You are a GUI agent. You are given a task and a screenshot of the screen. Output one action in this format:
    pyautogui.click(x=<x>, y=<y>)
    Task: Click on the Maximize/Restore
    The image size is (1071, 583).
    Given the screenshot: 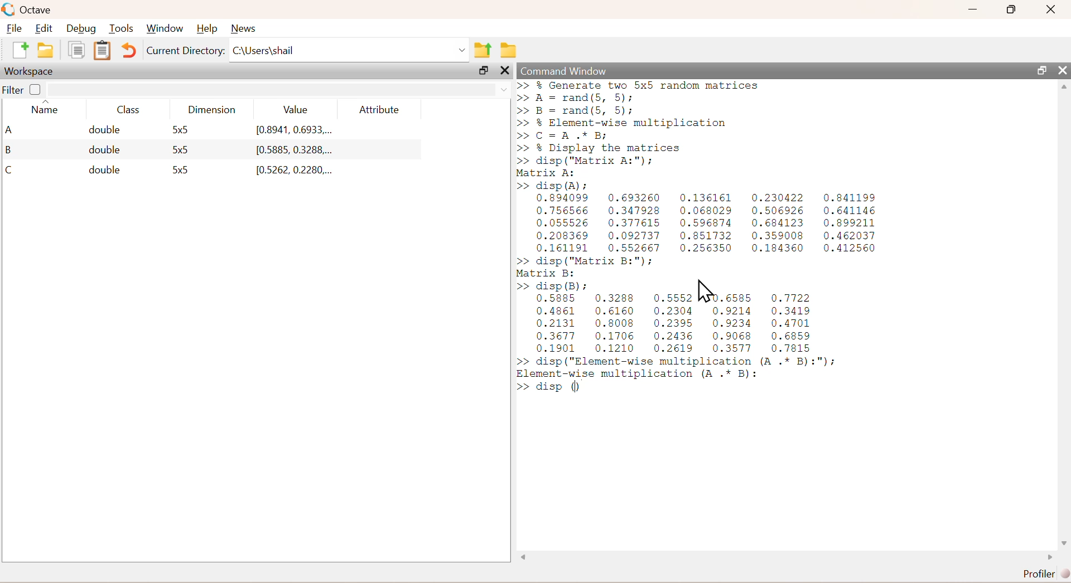 What is the action you would take?
    pyautogui.click(x=483, y=71)
    